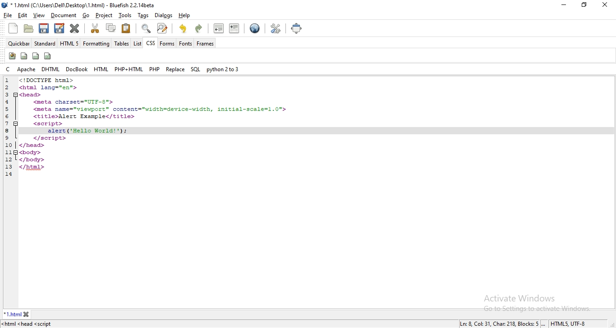 Image resolution: width=616 pixels, height=328 pixels. I want to click on edit, so click(22, 15).